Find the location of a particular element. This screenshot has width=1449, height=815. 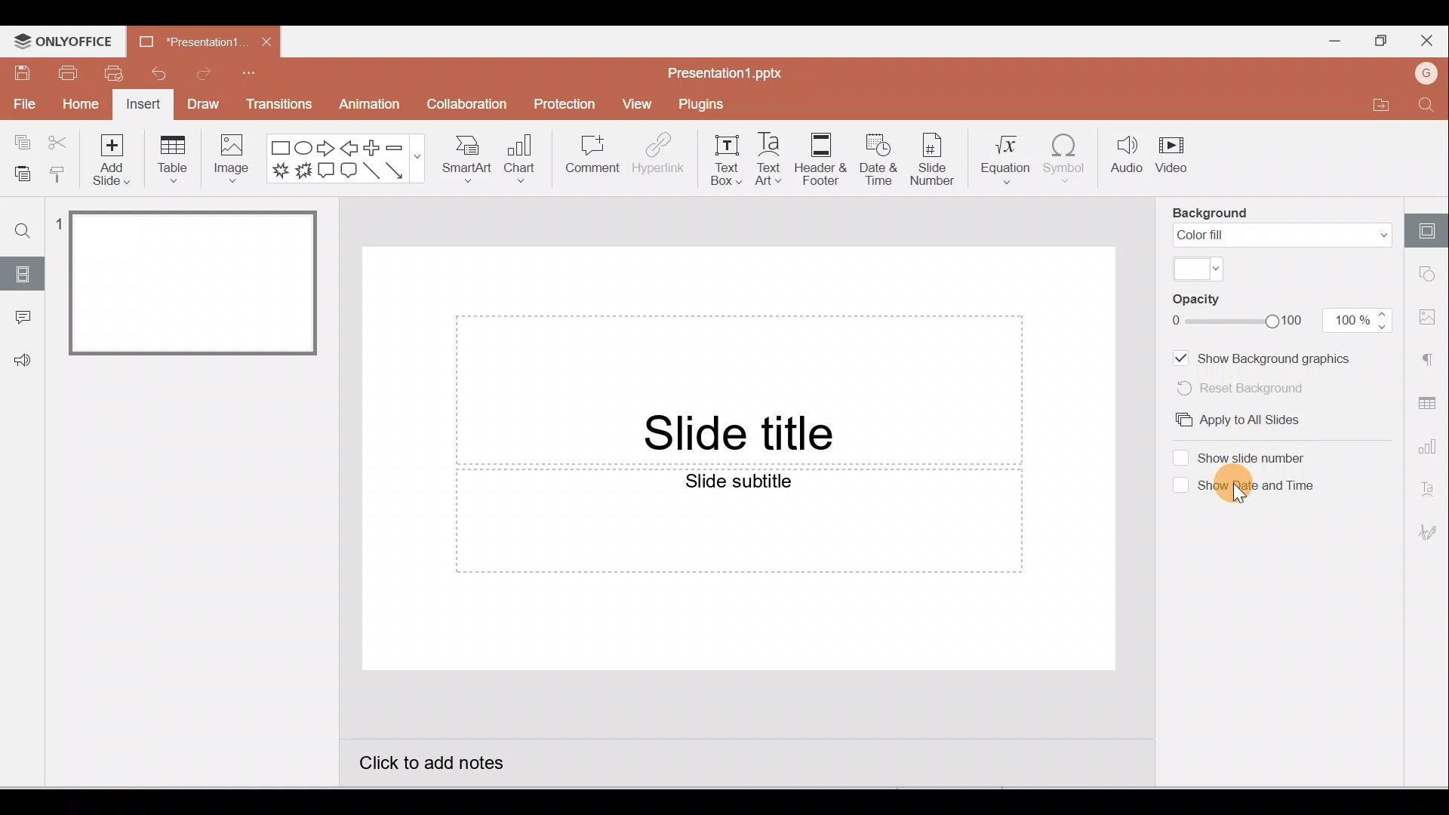

ONLYOFFICE is located at coordinates (62, 42).